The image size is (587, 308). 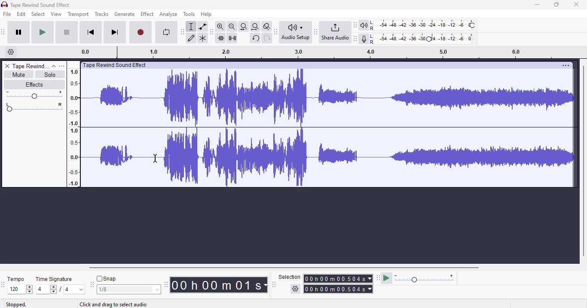 What do you see at coordinates (73, 127) in the screenshot?
I see `timeline` at bounding box center [73, 127].